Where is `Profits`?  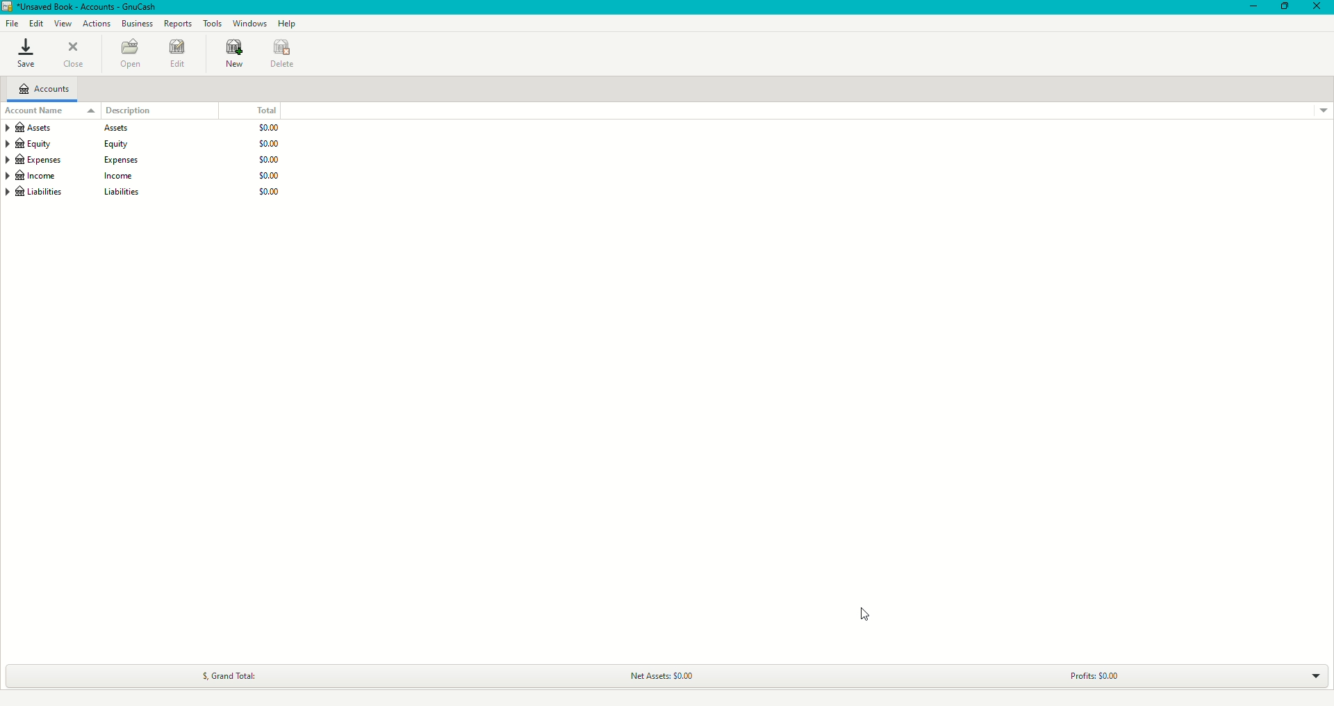
Profits is located at coordinates (1092, 672).